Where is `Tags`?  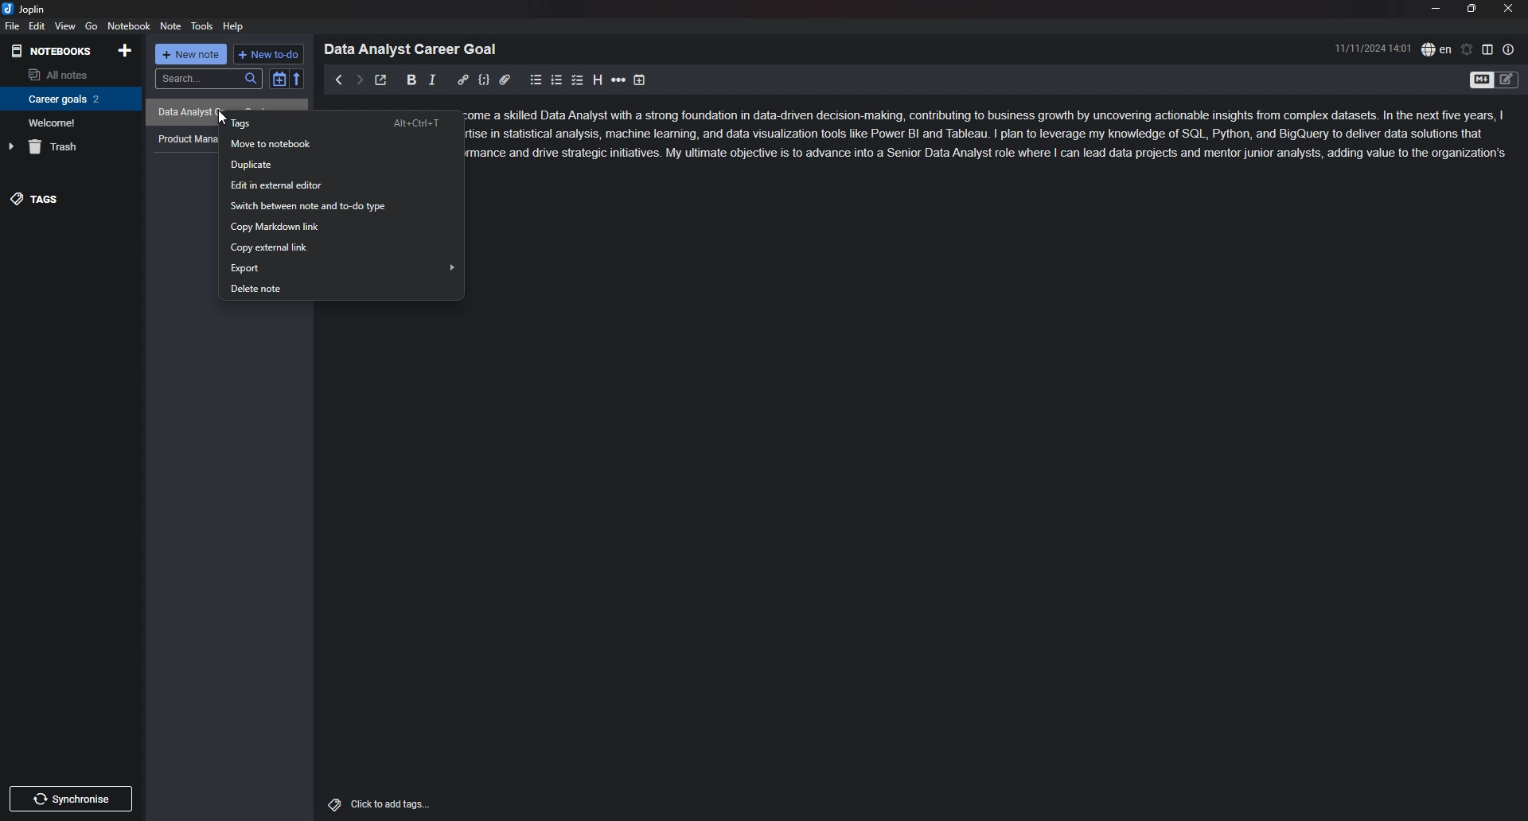
Tags is located at coordinates (330, 803).